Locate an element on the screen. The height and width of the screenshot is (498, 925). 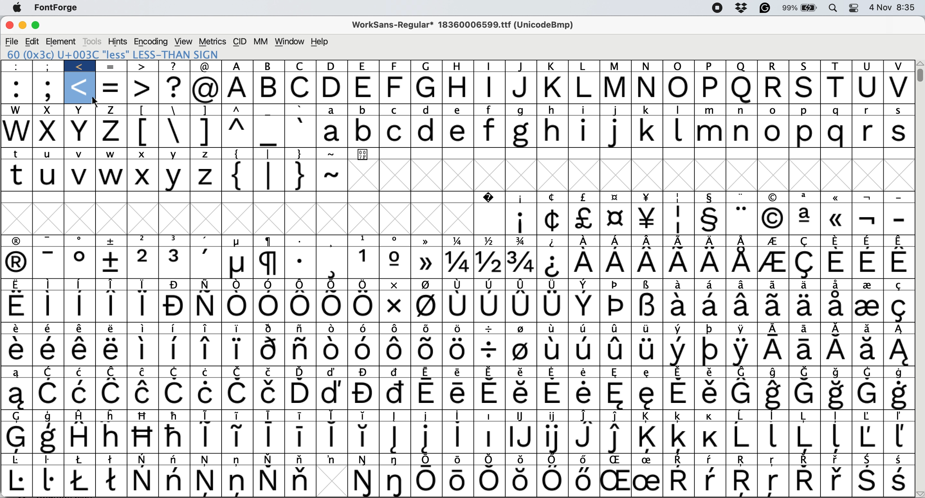
Symbol is located at coordinates (837, 263).